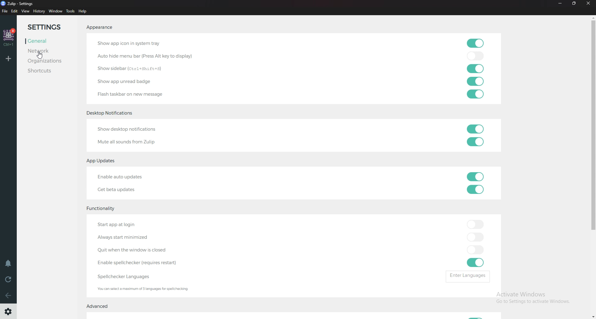 This screenshot has width=596, height=319. What do you see at coordinates (589, 5) in the screenshot?
I see `Close` at bounding box center [589, 5].